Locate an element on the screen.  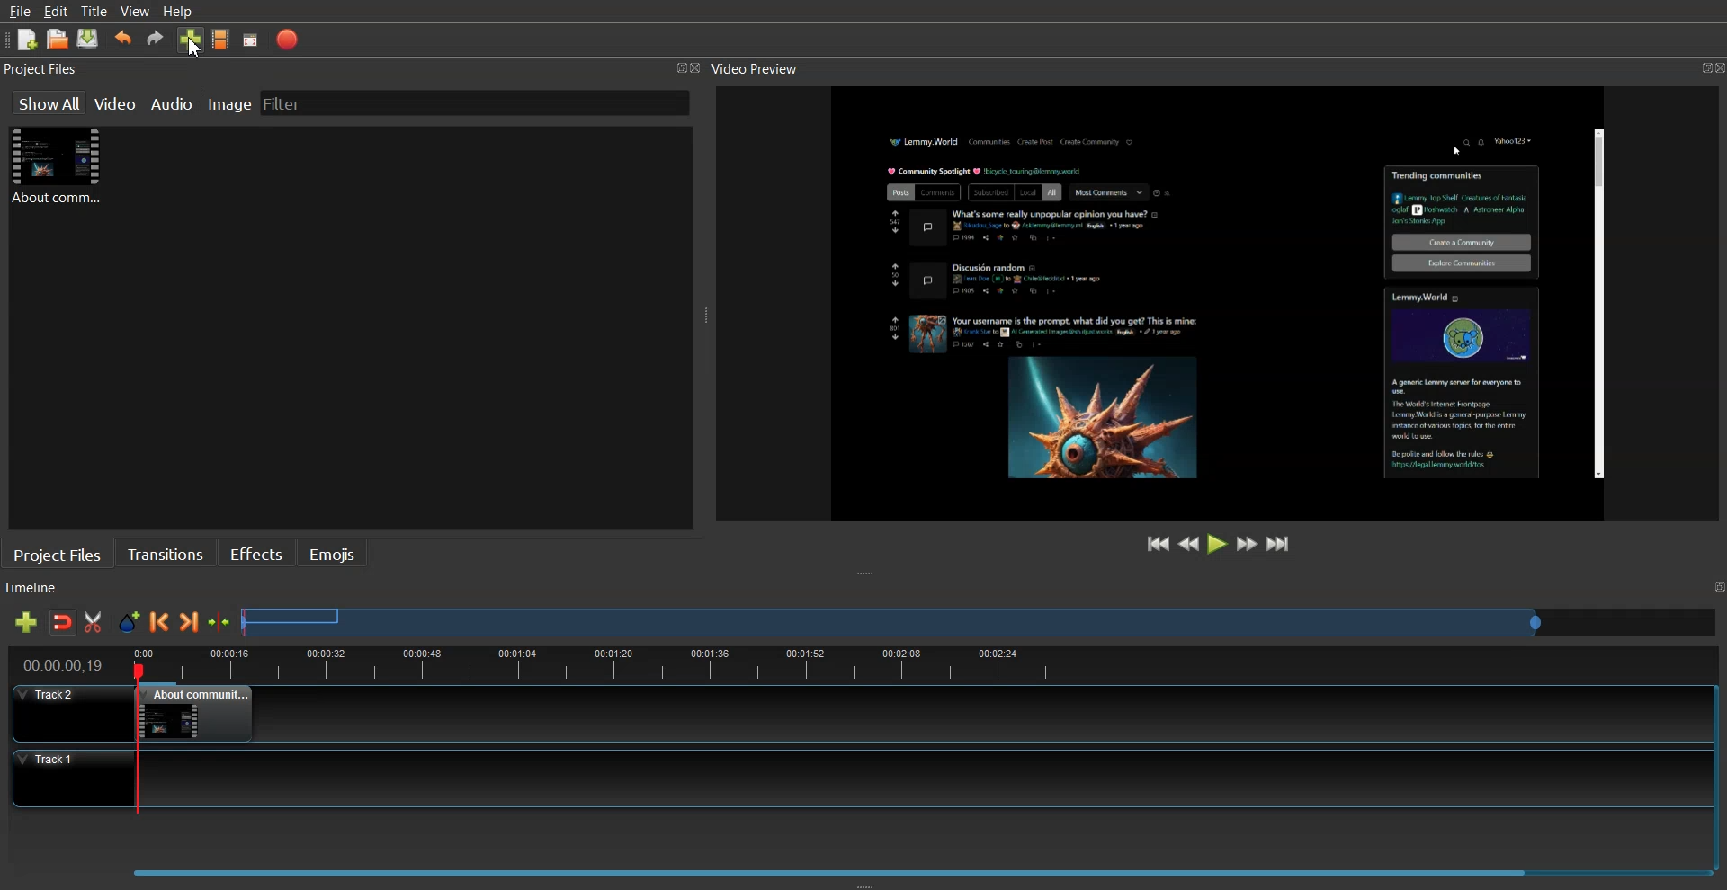
Slider is located at coordinates (860, 867).